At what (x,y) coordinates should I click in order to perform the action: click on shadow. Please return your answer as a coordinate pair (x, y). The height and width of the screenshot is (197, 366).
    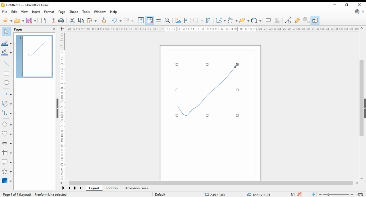
    Looking at the image, I should click on (268, 20).